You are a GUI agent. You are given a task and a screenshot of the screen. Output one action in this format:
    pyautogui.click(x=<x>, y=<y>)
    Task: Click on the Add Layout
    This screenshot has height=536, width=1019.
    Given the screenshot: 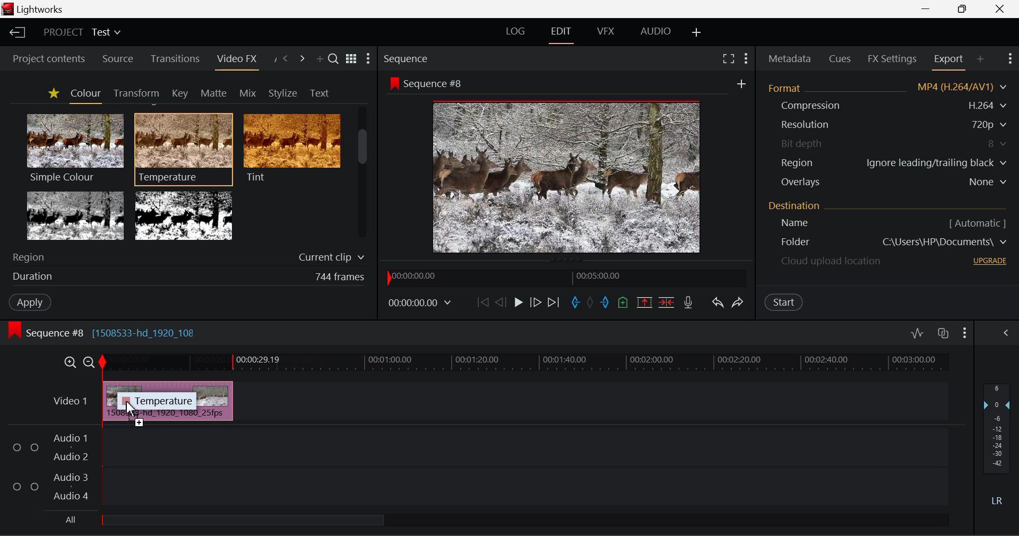 What is the action you would take?
    pyautogui.click(x=696, y=32)
    